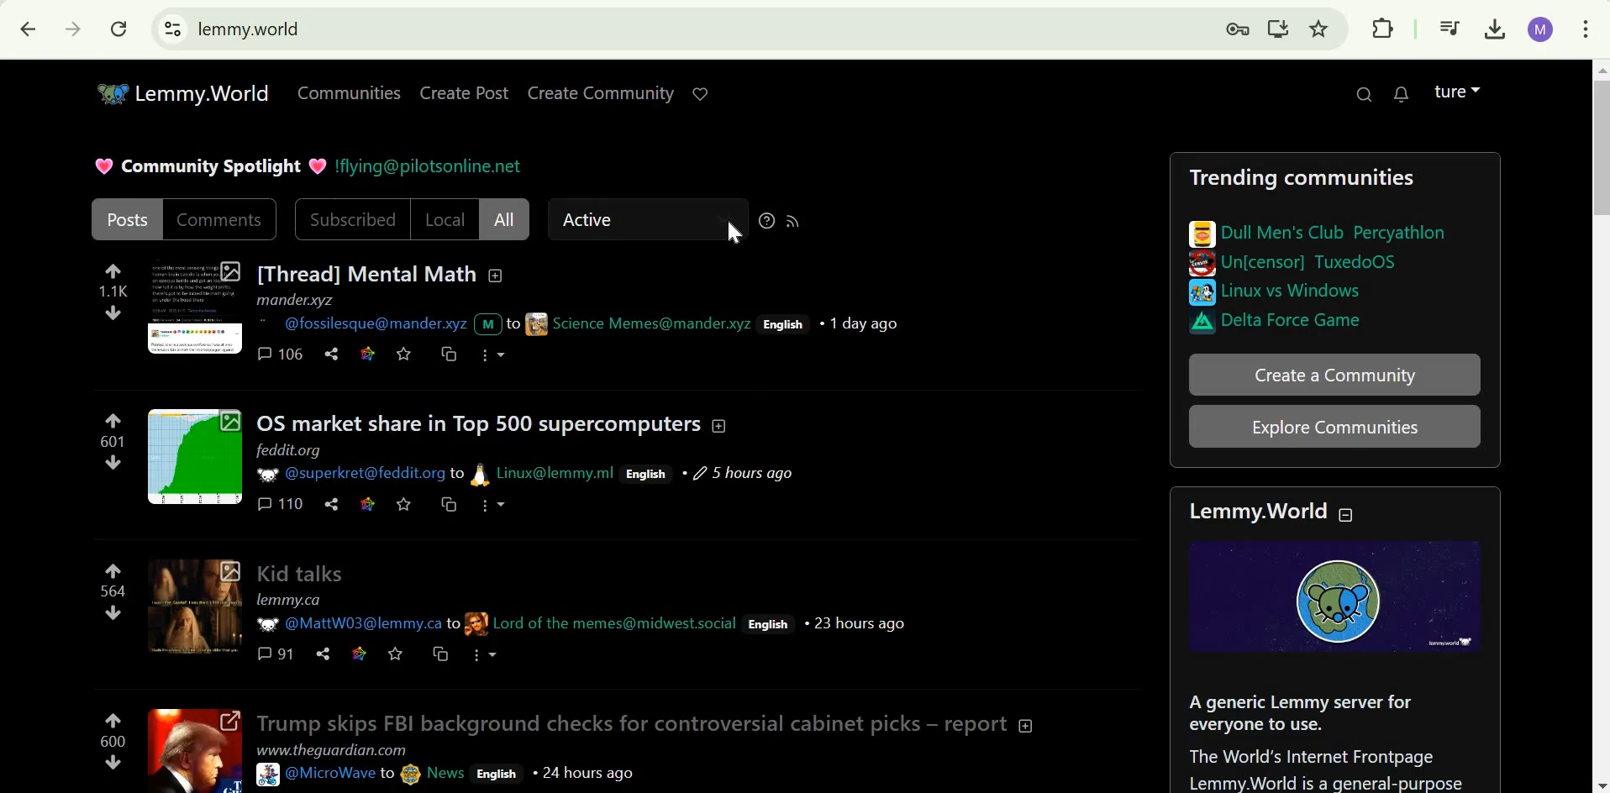  What do you see at coordinates (1339, 427) in the screenshot?
I see `Explore communities` at bounding box center [1339, 427].